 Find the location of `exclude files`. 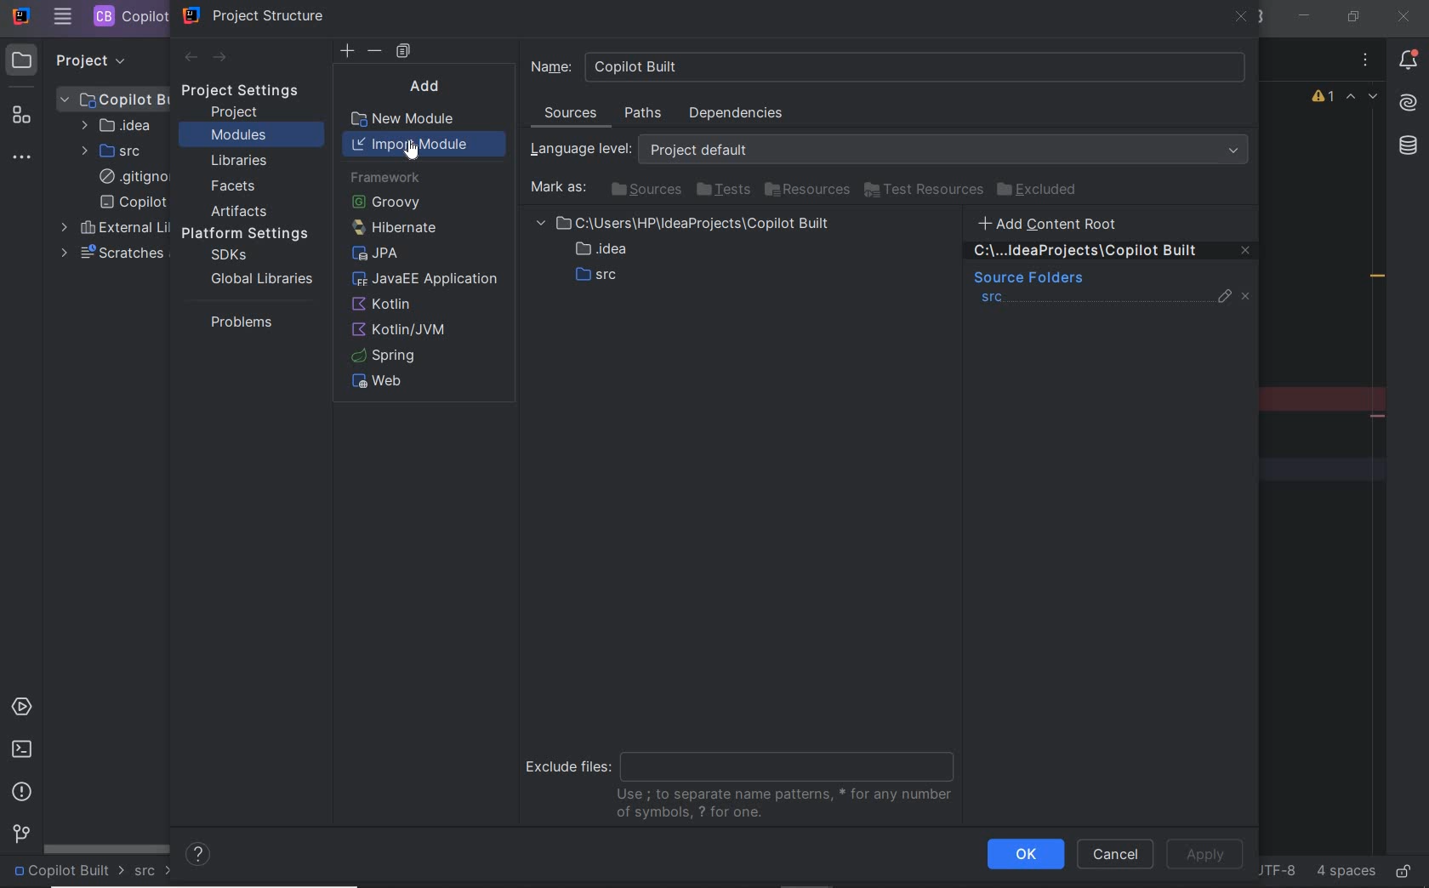

exclude files is located at coordinates (745, 778).